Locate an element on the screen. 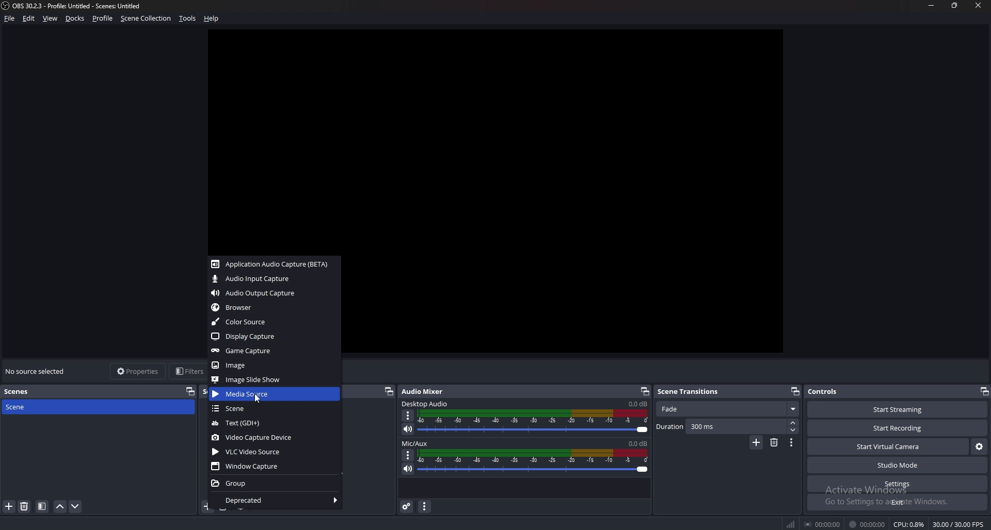  Signal is located at coordinates (791, 524).